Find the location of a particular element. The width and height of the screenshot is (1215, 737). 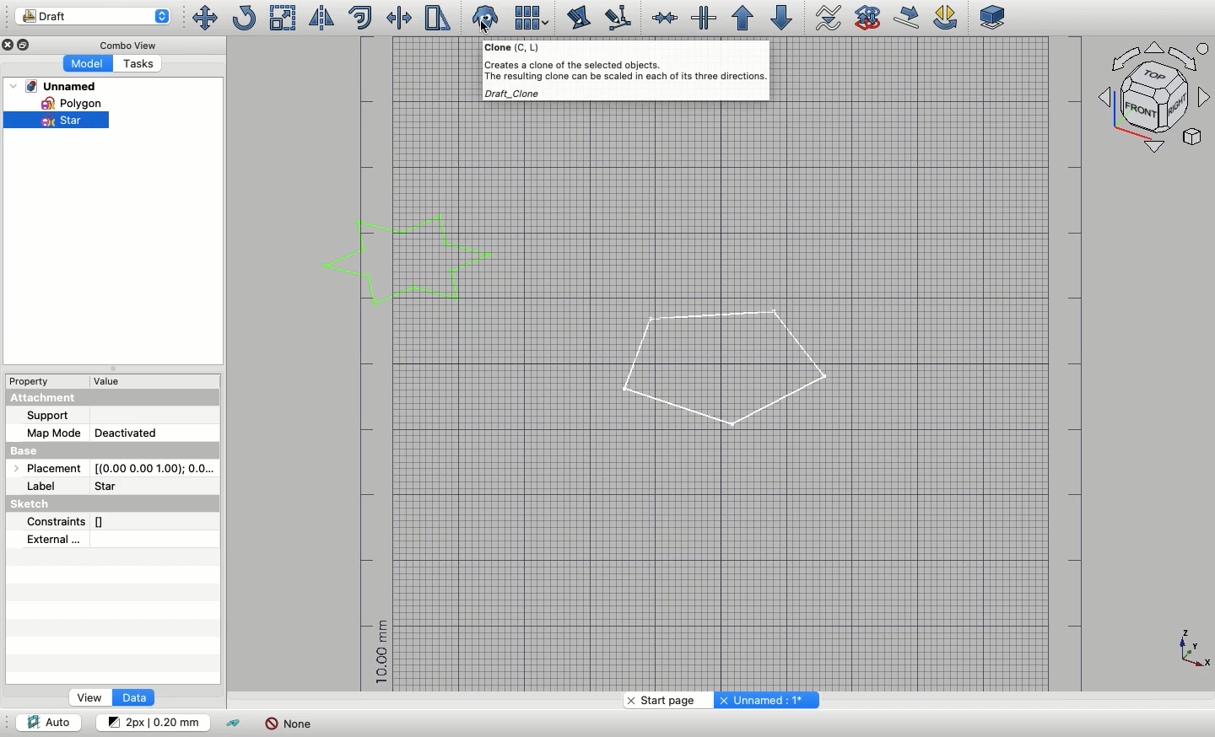

Auto is located at coordinates (48, 721).